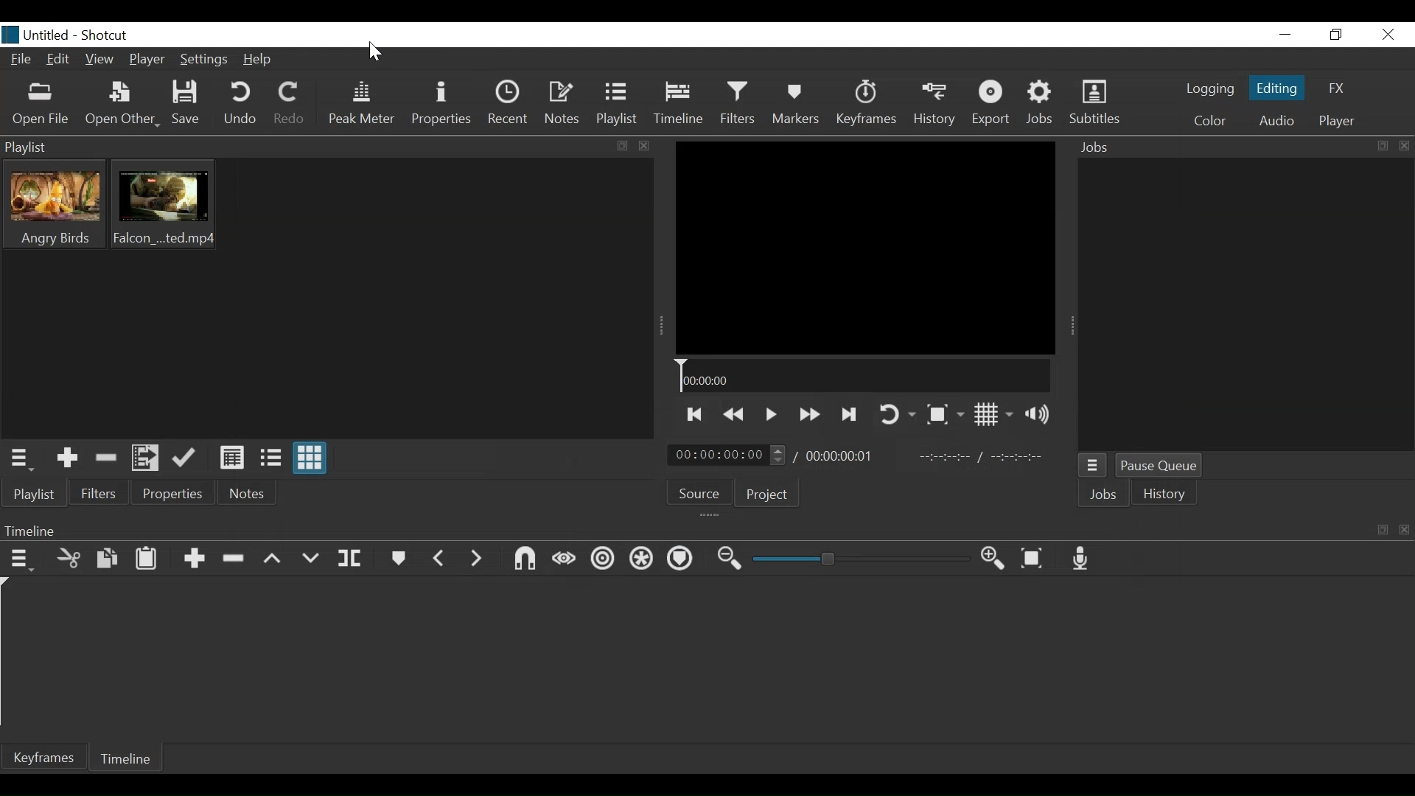 The width and height of the screenshot is (1415, 796). I want to click on Record audio, so click(1085, 559).